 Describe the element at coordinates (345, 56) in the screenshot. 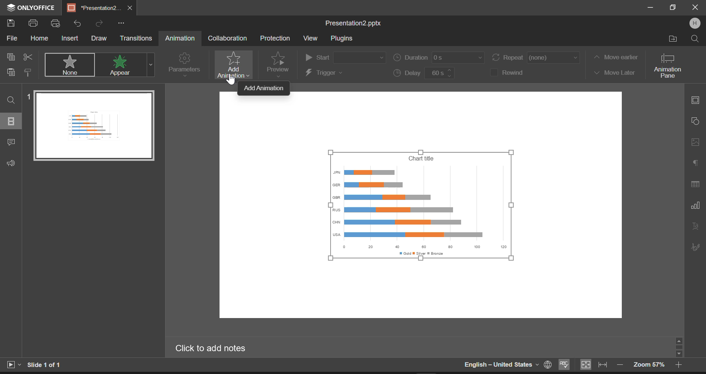

I see `Start point` at that location.